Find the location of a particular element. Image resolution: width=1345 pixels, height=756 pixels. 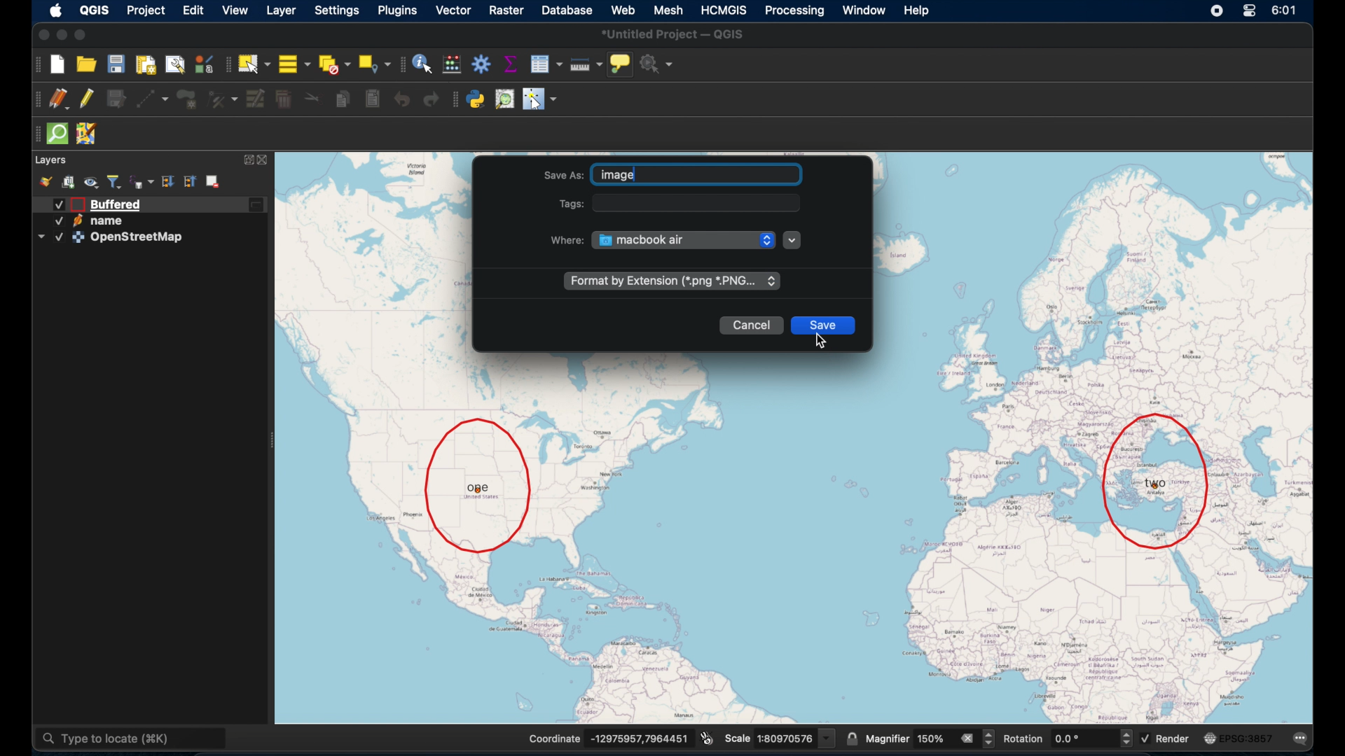

Increase and decrease rotation value is located at coordinates (1125, 740).